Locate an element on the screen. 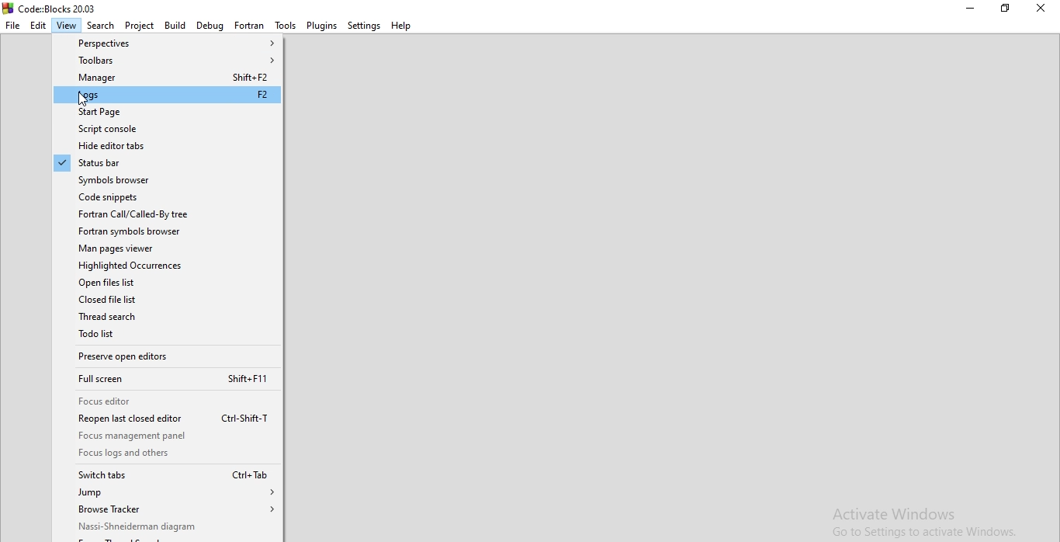 The width and height of the screenshot is (1060, 542). Open files list is located at coordinates (168, 282).